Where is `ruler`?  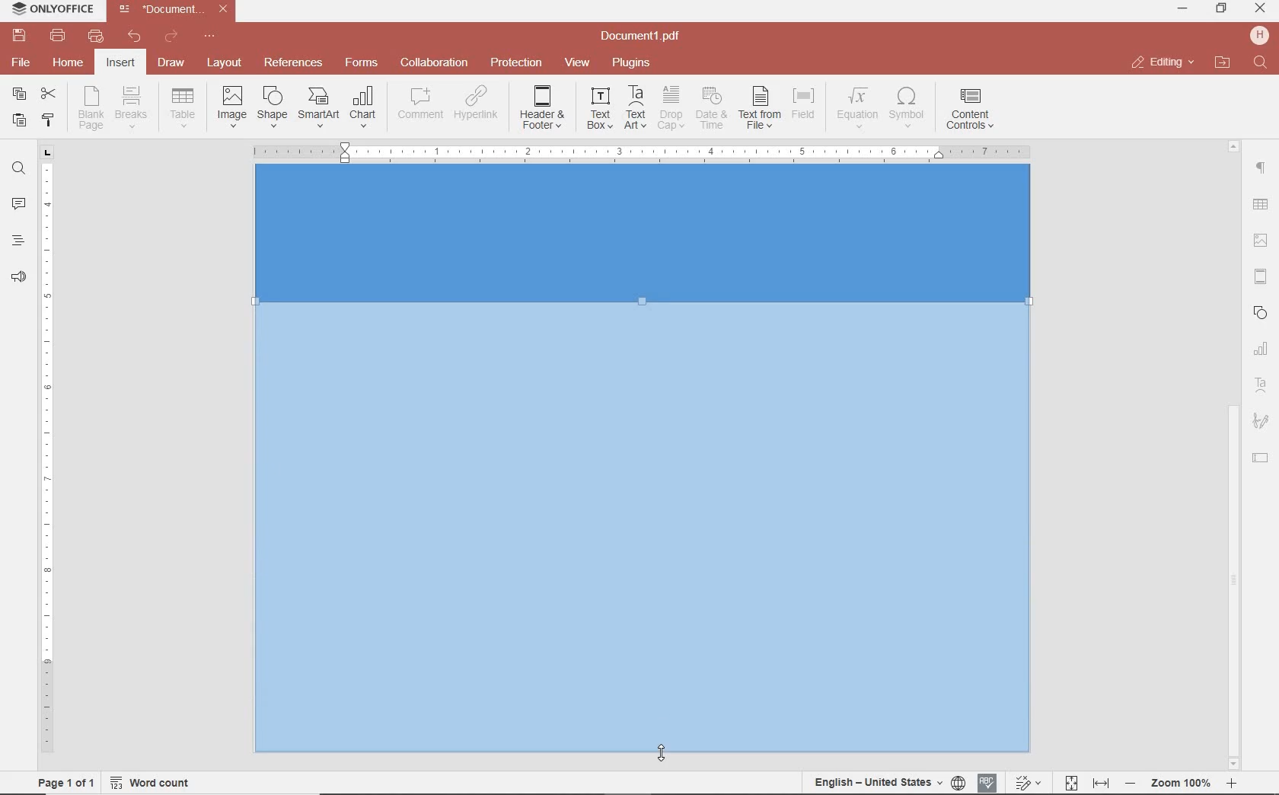
ruler is located at coordinates (48, 465).